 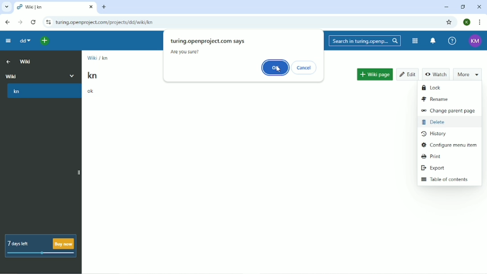 What do you see at coordinates (93, 75) in the screenshot?
I see `kn` at bounding box center [93, 75].